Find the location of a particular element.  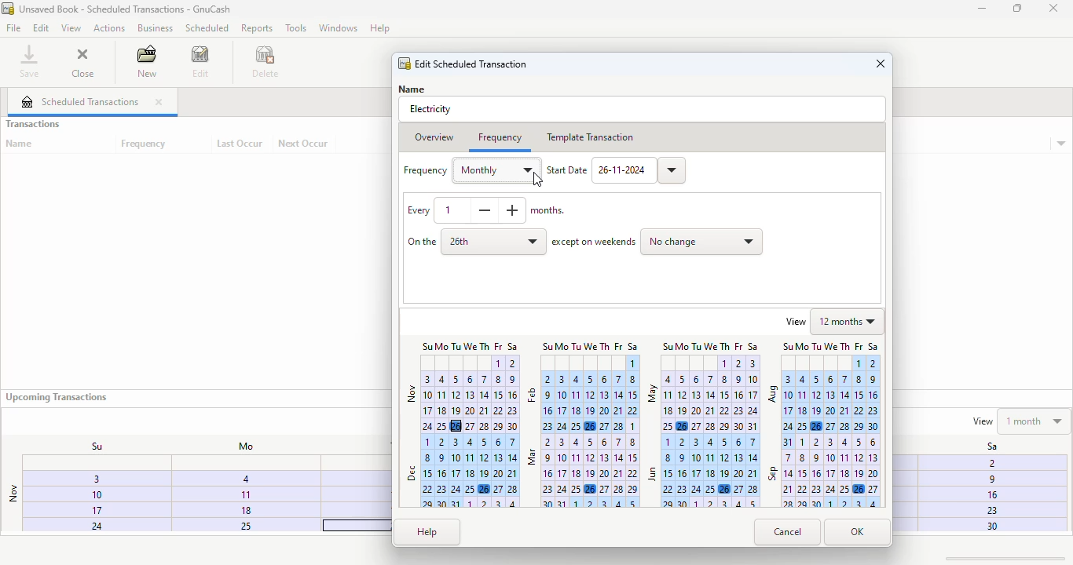

Mo is located at coordinates (241, 447).